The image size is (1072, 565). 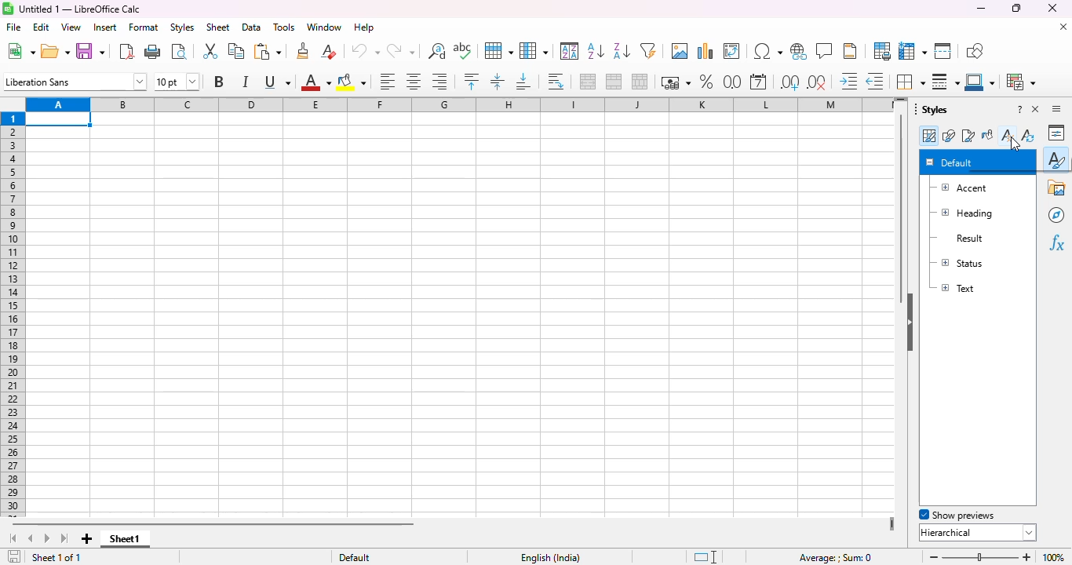 I want to click on merge cells, so click(x=614, y=82).